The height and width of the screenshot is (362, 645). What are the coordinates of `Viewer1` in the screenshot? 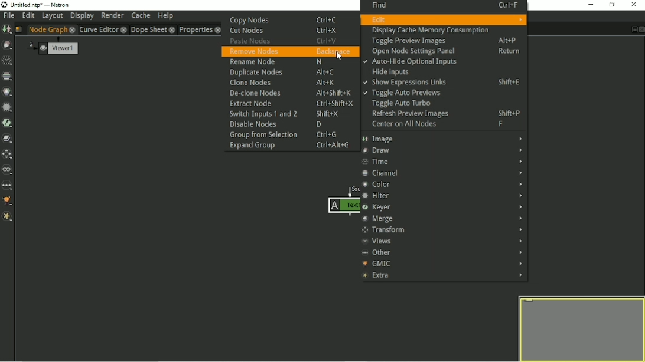 It's located at (52, 47).